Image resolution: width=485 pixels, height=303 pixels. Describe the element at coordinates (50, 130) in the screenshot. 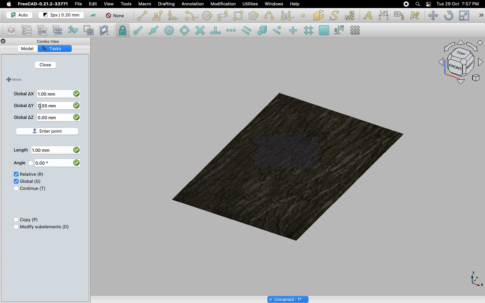

I see `Enter point` at that location.